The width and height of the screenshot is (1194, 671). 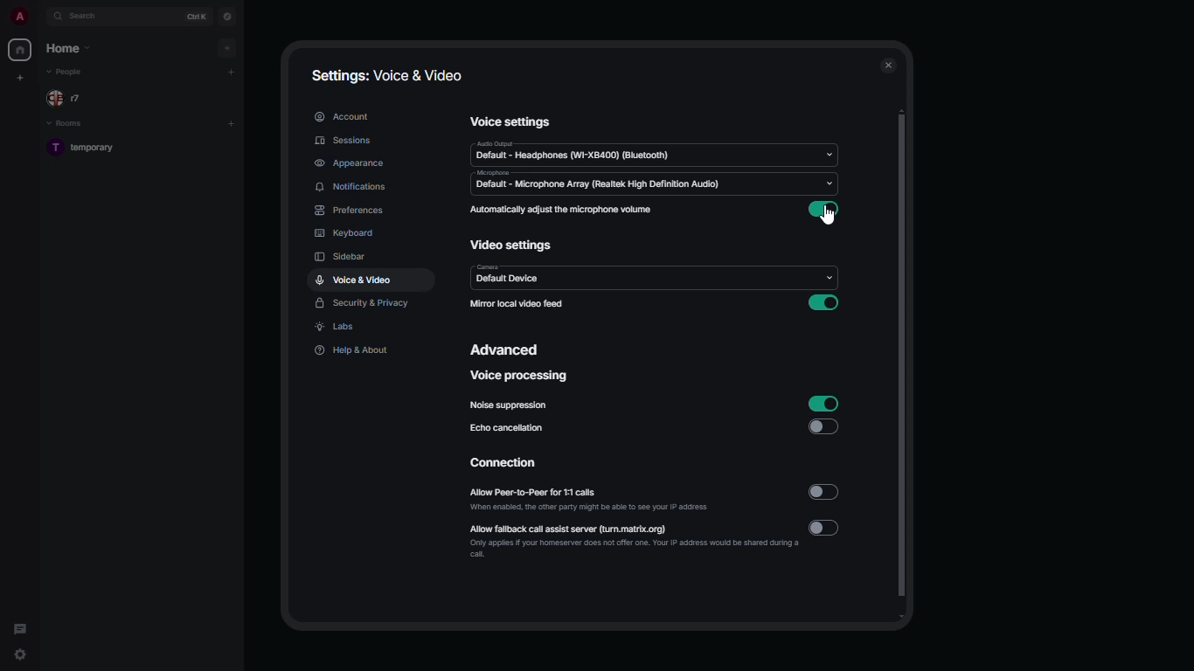 I want to click on enabled, so click(x=823, y=302).